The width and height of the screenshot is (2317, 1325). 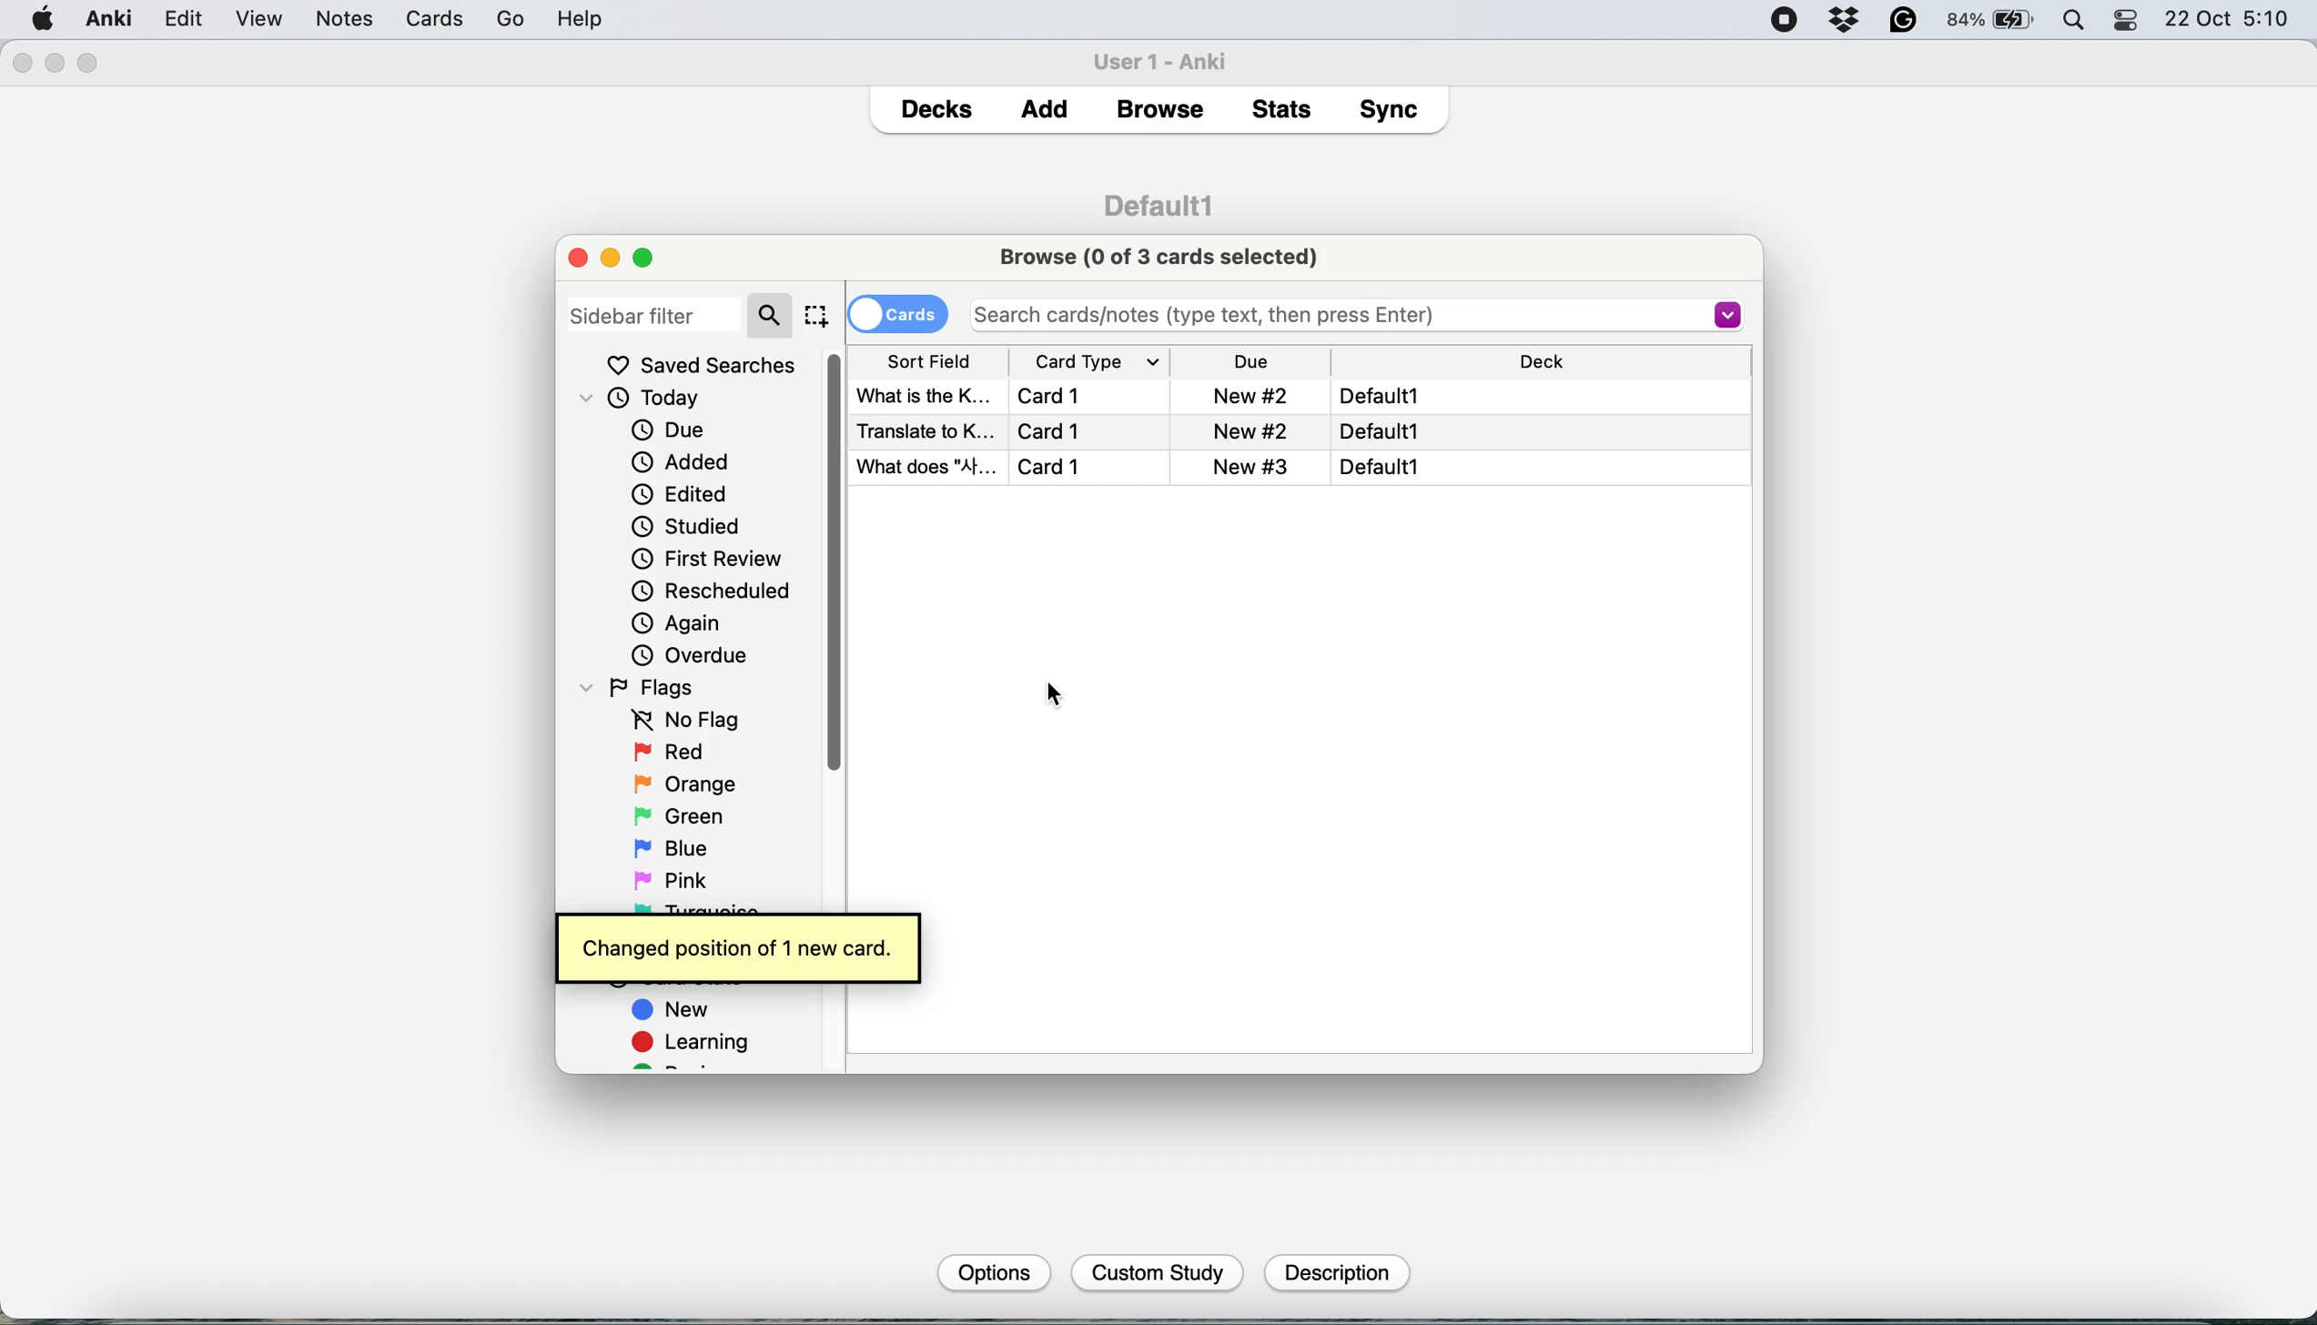 I want to click on minimise, so click(x=610, y=258).